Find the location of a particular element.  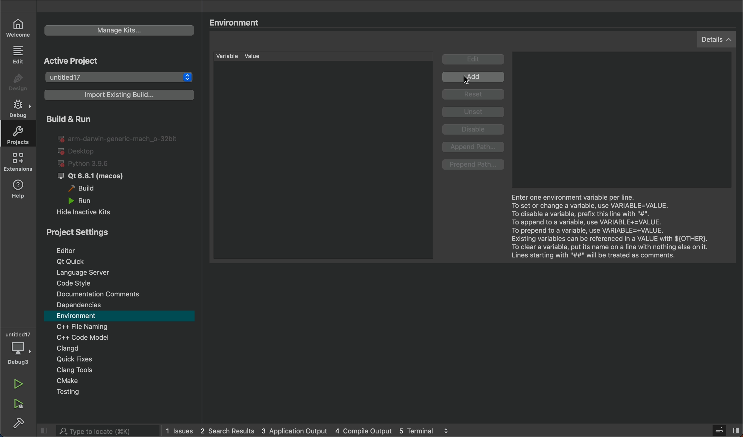

Dependencies  is located at coordinates (121, 305).